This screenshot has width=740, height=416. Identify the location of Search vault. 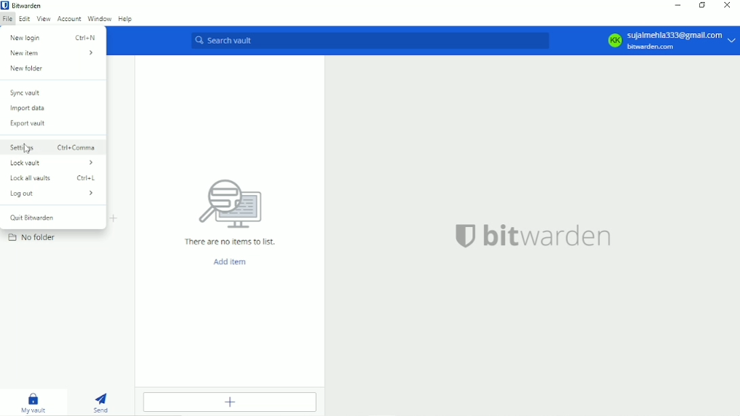
(370, 40).